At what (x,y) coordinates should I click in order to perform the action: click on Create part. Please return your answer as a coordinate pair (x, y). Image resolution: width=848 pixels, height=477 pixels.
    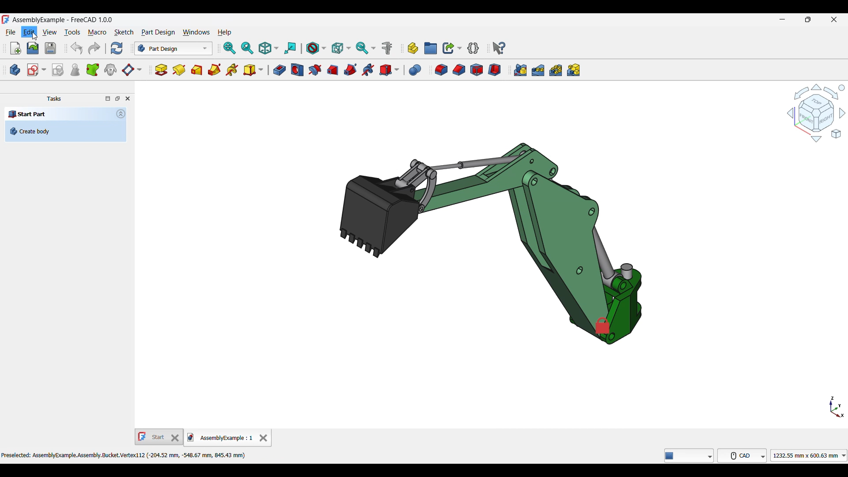
    Looking at the image, I should click on (413, 49).